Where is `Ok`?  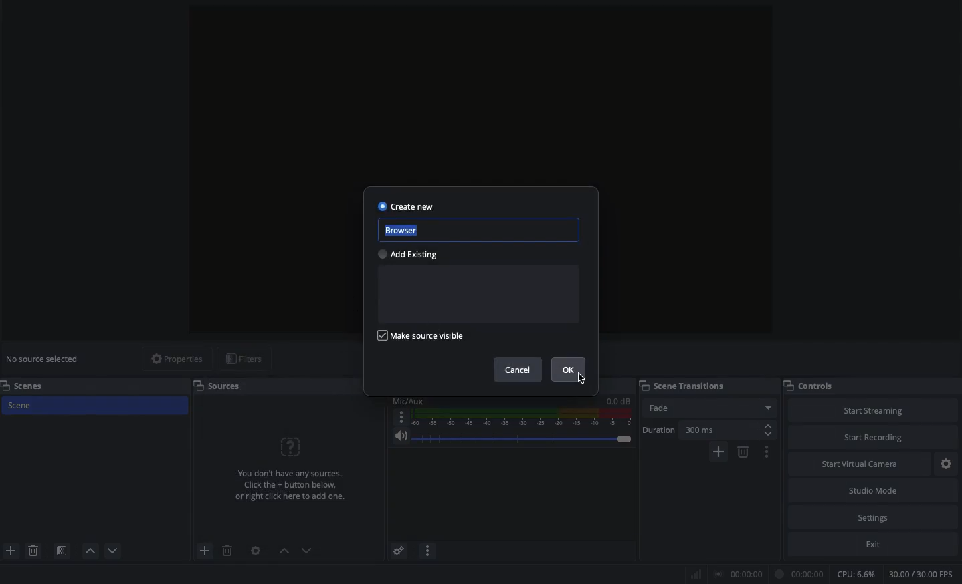 Ok is located at coordinates (570, 370).